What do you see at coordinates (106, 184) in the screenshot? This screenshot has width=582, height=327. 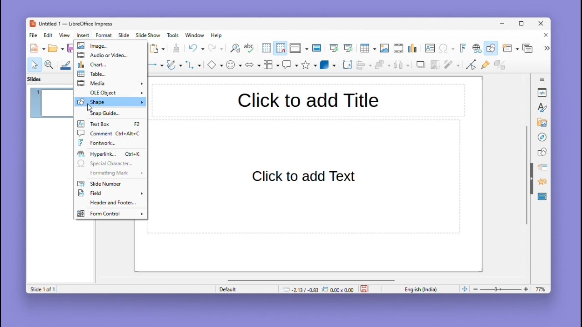 I see `Slide number` at bounding box center [106, 184].